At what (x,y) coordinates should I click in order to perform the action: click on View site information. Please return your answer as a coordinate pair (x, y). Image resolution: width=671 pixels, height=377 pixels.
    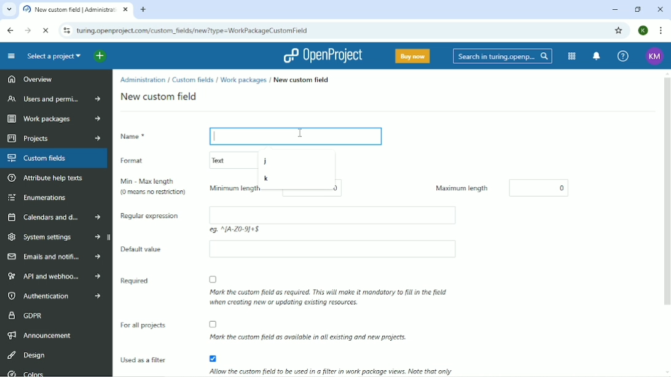
    Looking at the image, I should click on (66, 31).